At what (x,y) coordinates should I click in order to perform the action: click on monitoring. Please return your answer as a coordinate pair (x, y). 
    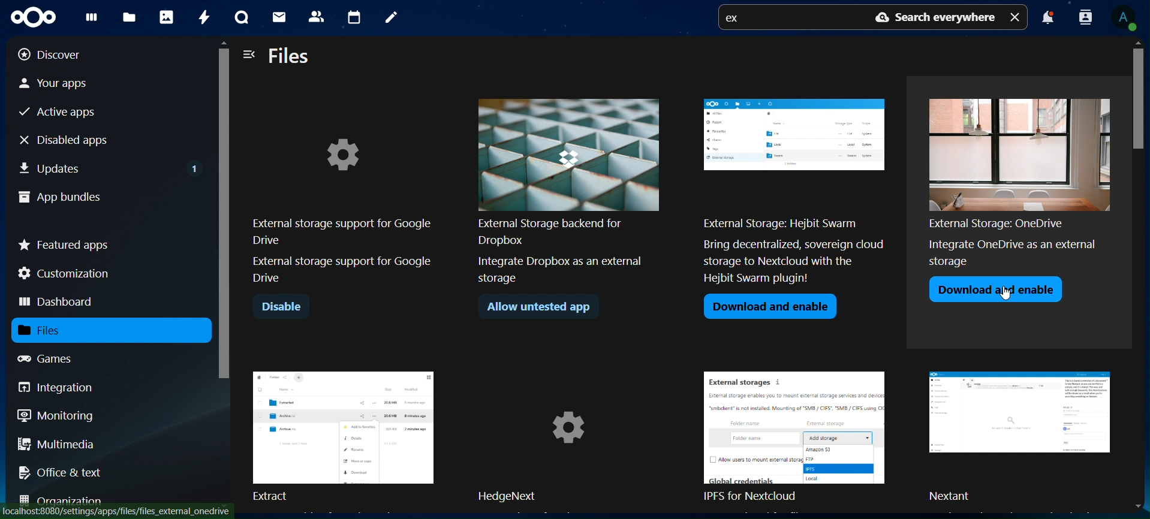
    Looking at the image, I should click on (56, 415).